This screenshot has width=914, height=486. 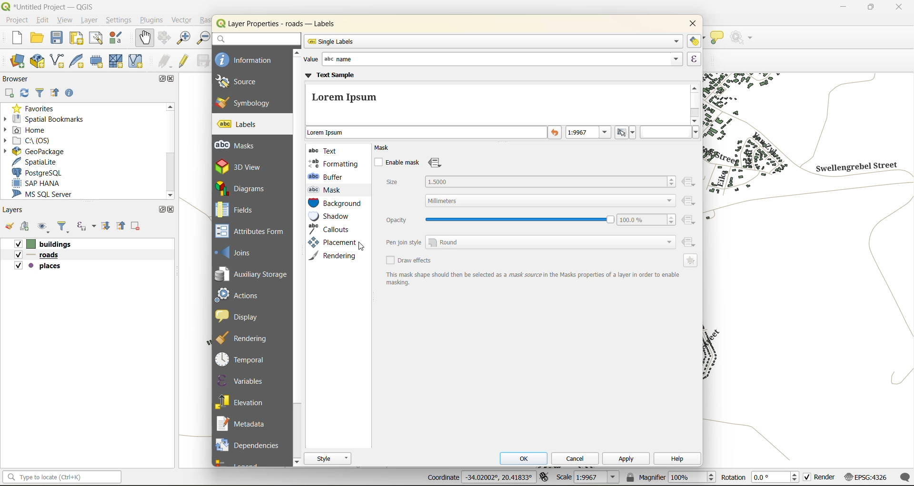 What do you see at coordinates (119, 21) in the screenshot?
I see `settings` at bounding box center [119, 21].